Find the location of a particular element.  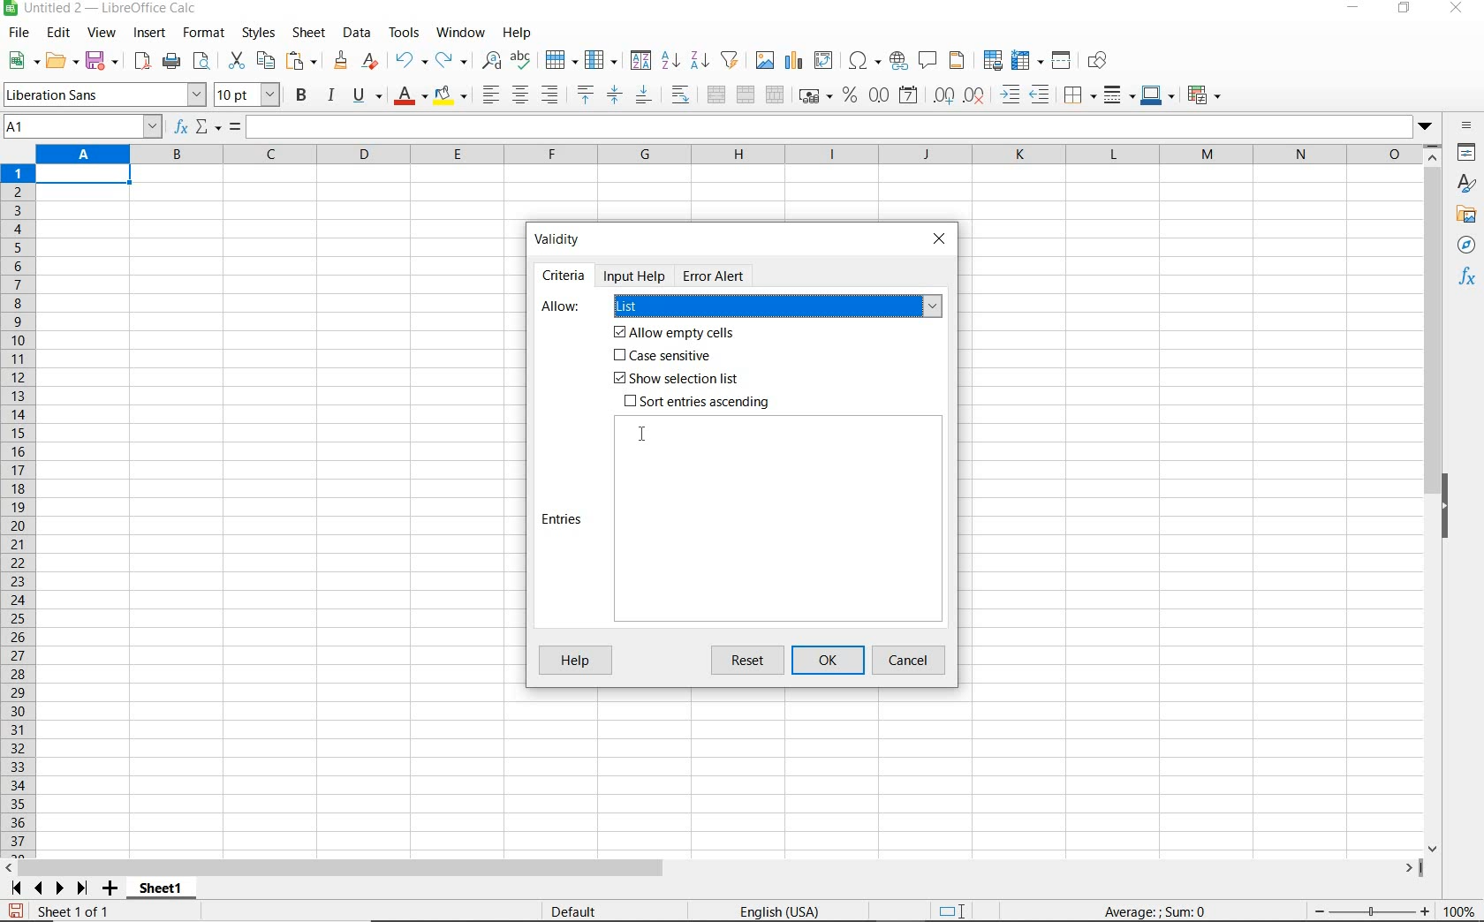

font color is located at coordinates (412, 95).